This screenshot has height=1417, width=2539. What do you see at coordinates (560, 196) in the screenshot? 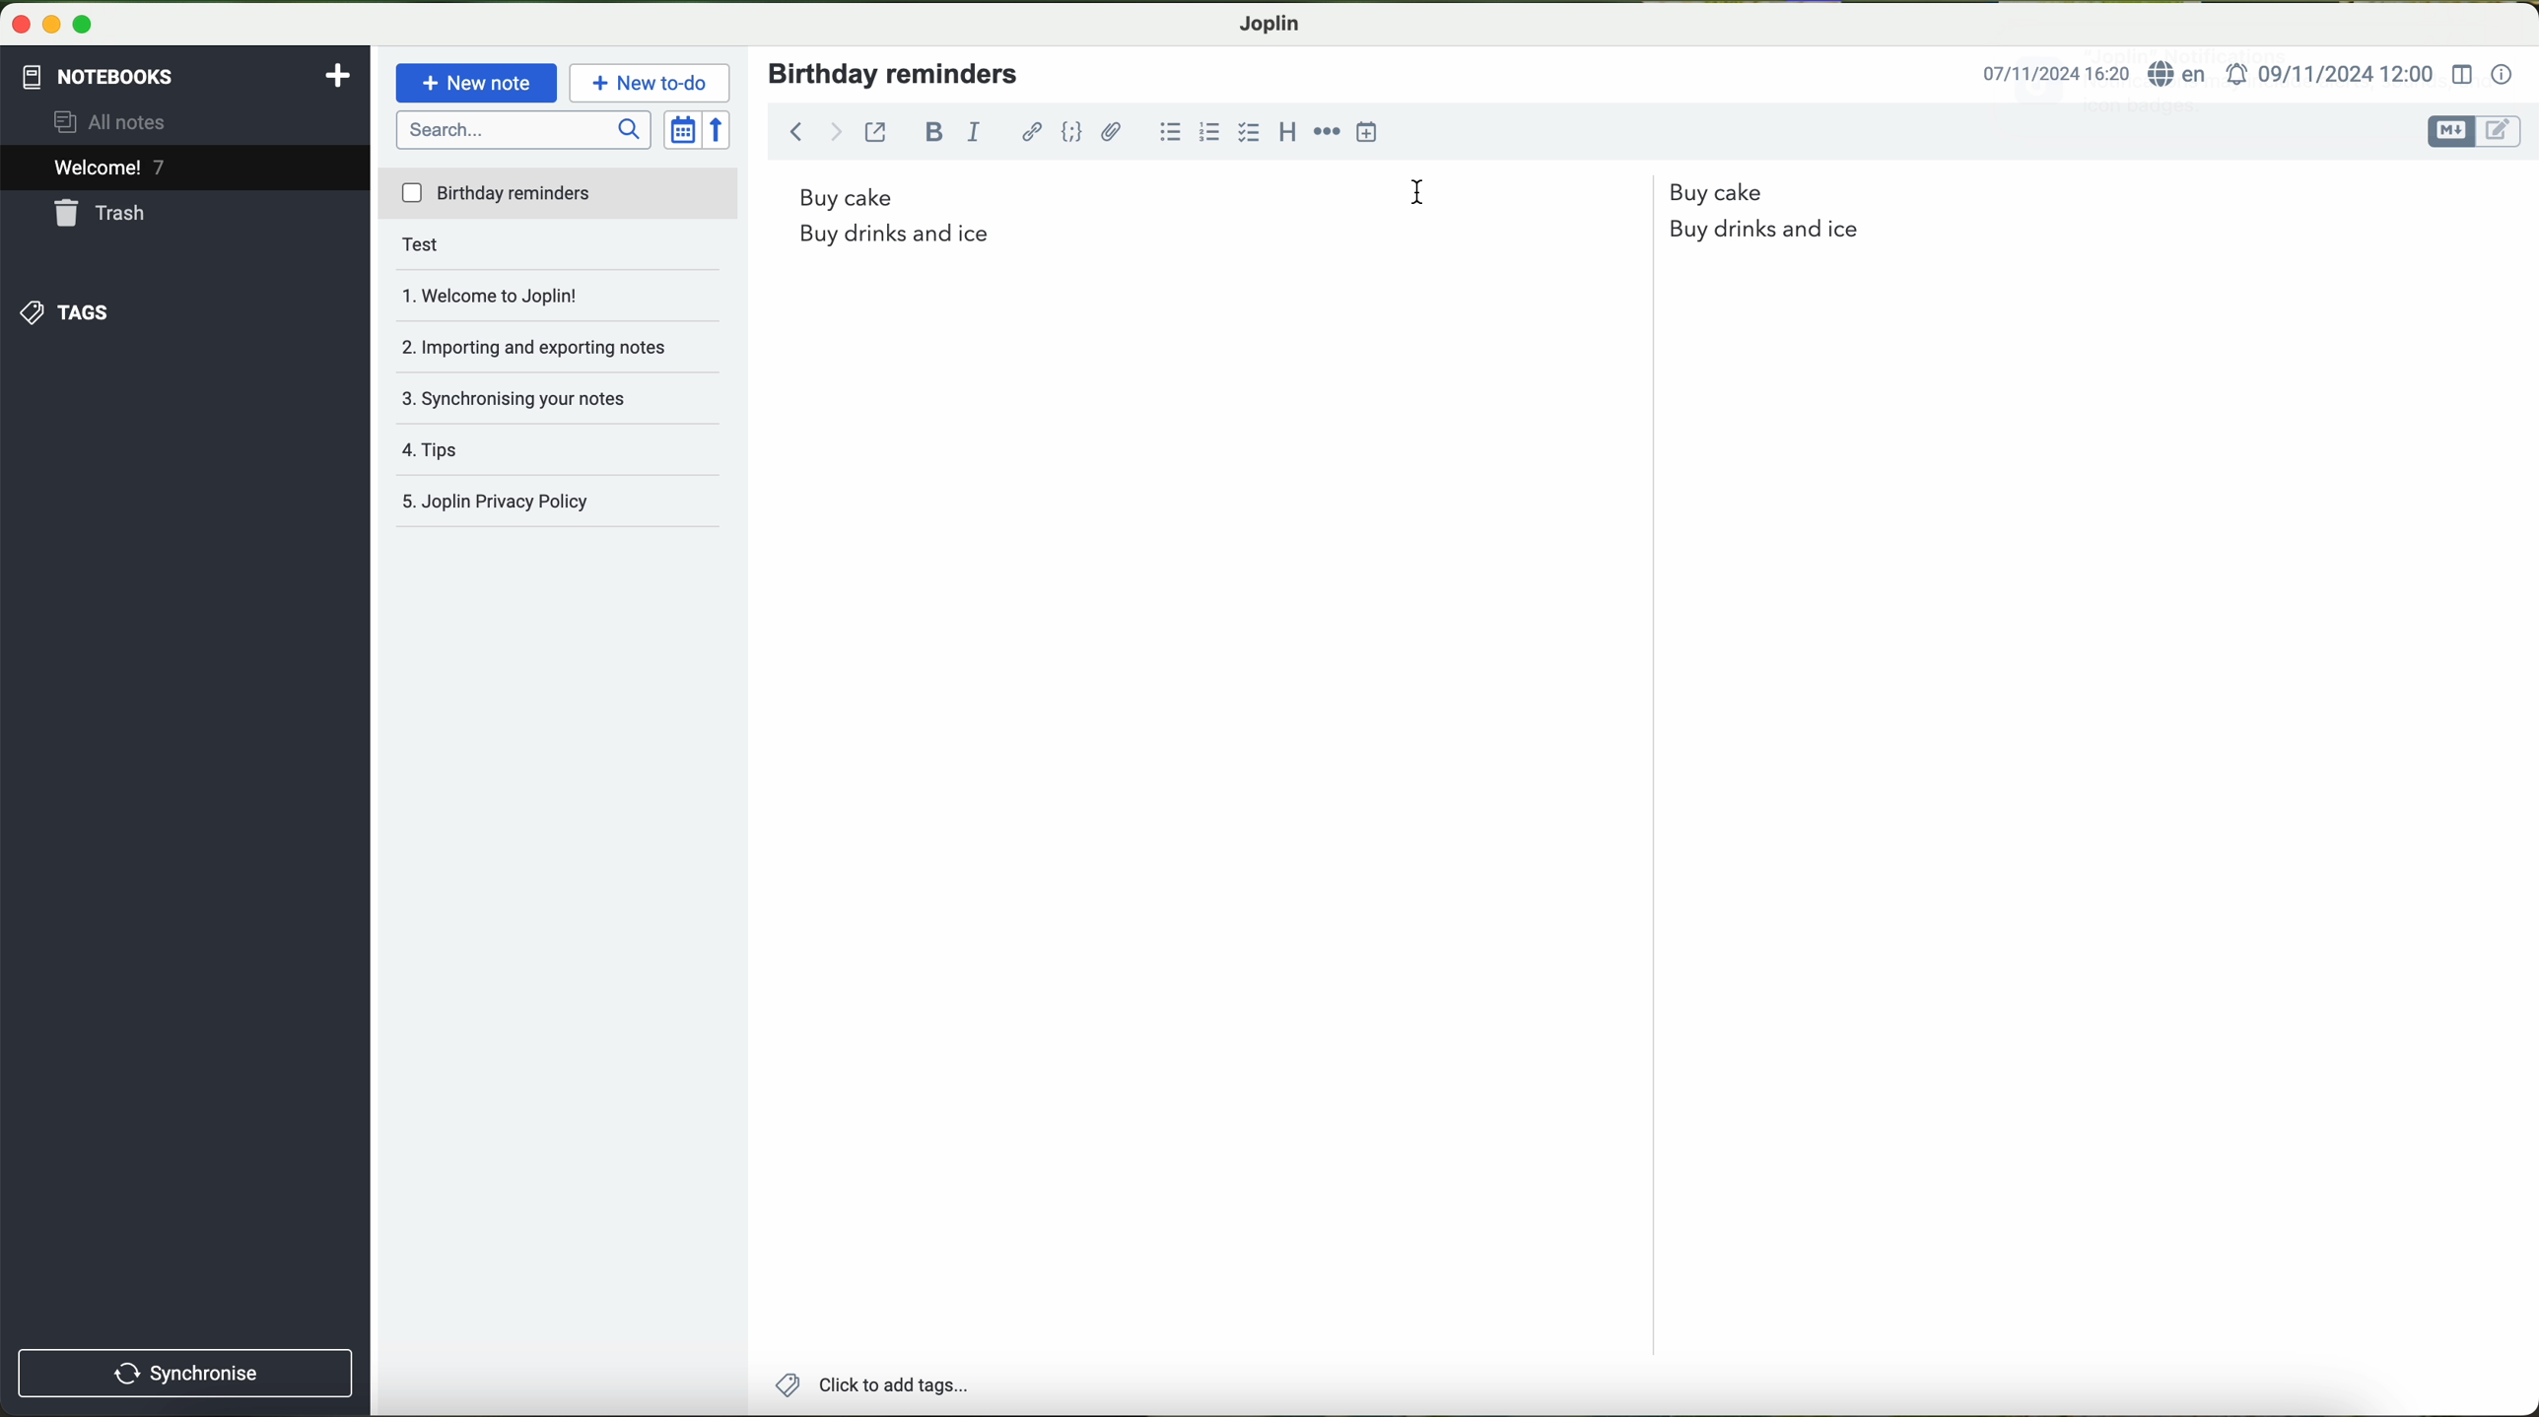
I see `birthday reminders file` at bounding box center [560, 196].